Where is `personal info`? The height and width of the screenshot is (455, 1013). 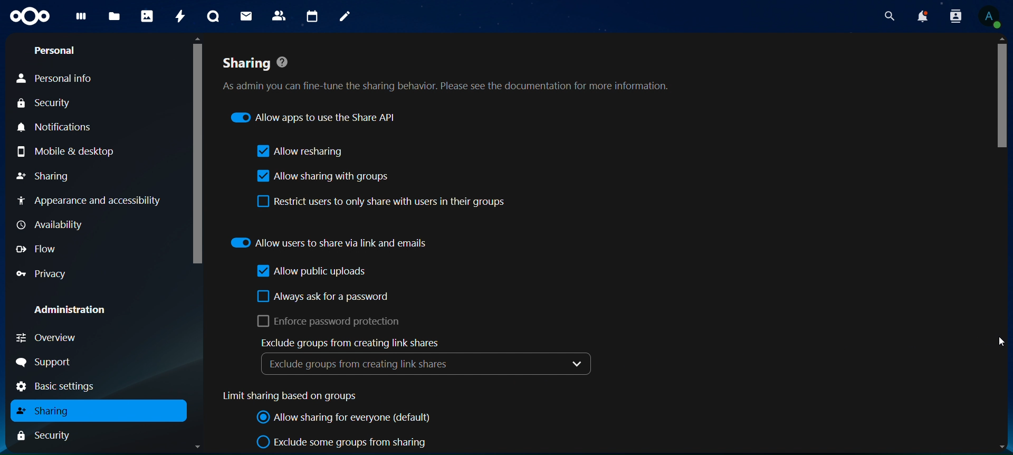
personal info is located at coordinates (56, 79).